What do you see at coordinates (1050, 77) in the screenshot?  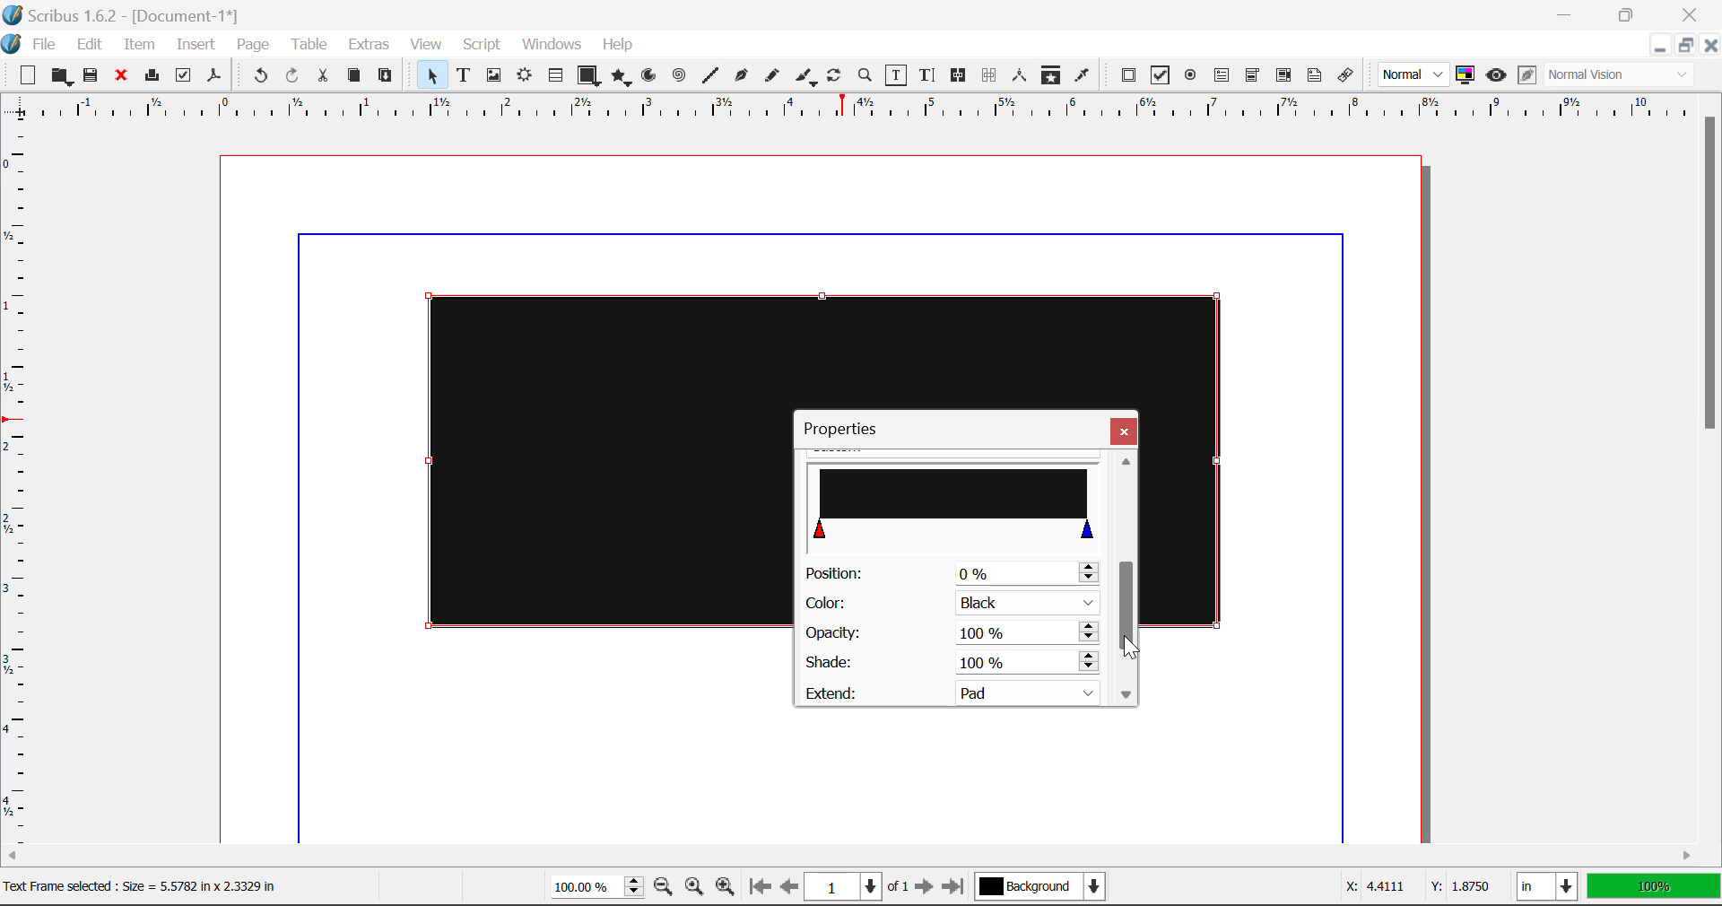 I see `Copy Item Properties` at bounding box center [1050, 77].